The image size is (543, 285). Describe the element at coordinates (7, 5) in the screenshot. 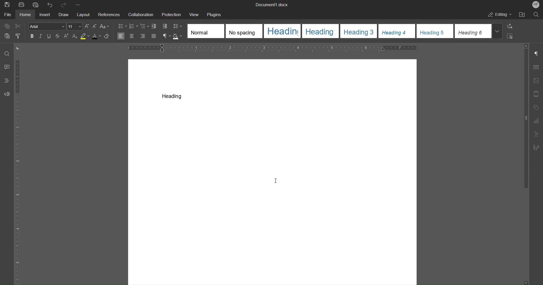

I see `New` at that location.